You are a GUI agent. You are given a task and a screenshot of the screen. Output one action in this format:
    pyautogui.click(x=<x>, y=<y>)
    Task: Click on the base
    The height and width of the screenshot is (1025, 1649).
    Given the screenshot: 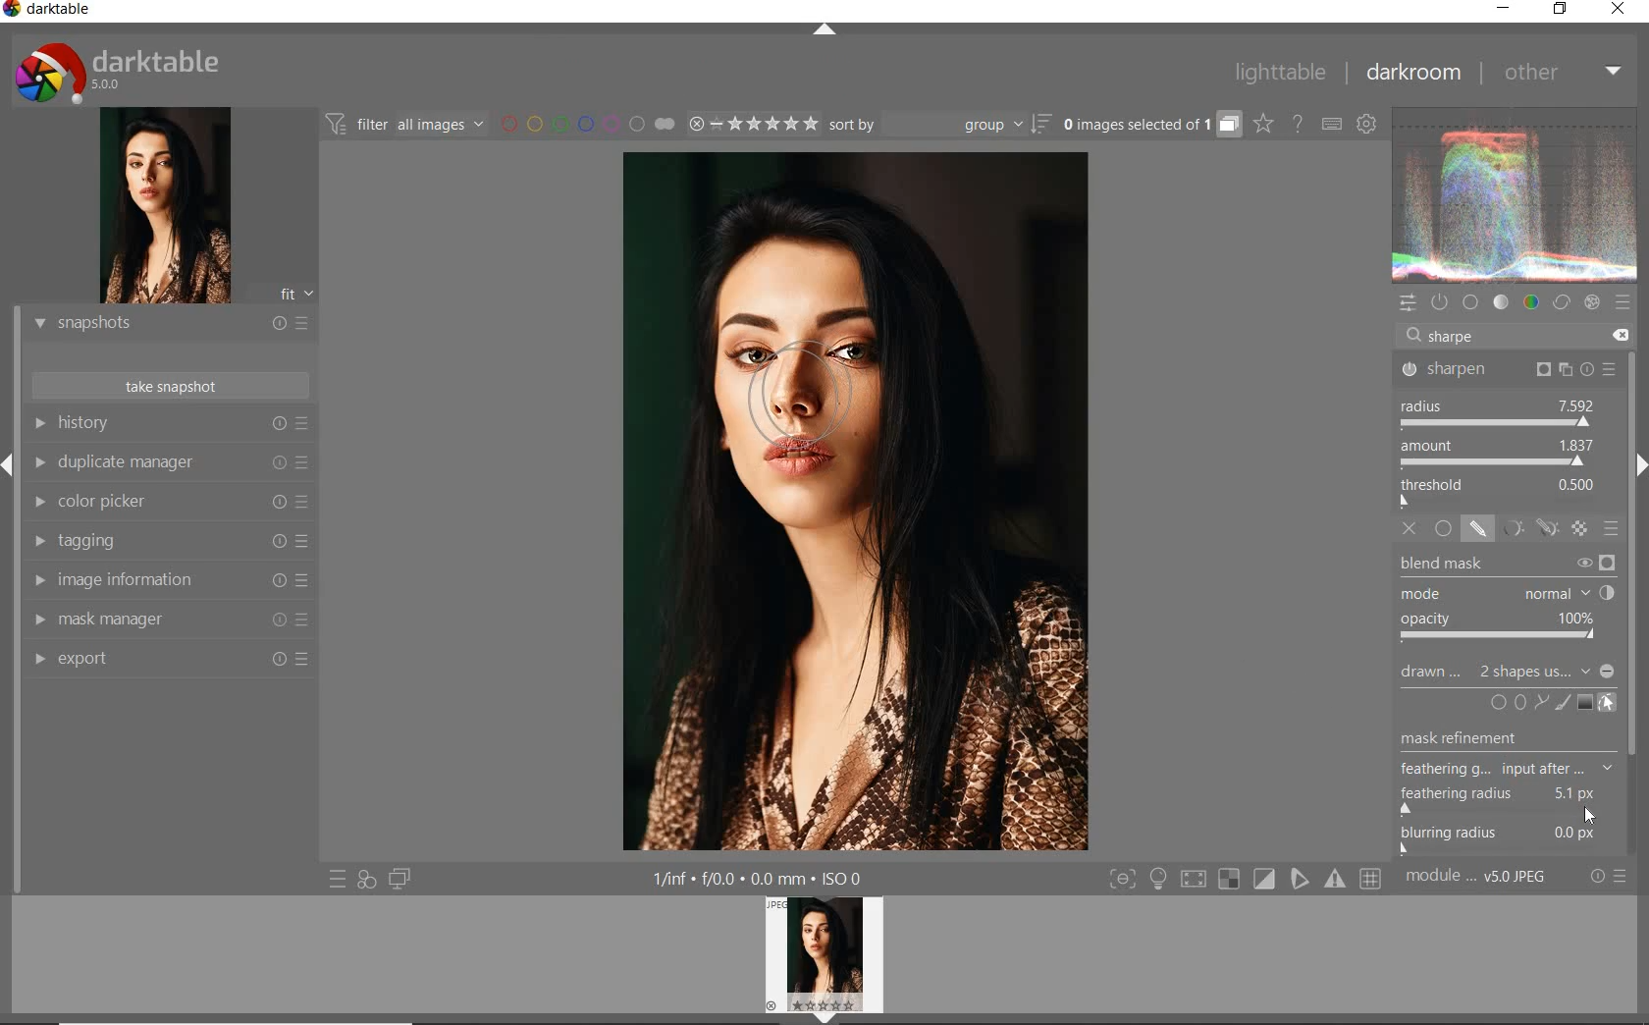 What is the action you would take?
    pyautogui.click(x=1470, y=301)
    